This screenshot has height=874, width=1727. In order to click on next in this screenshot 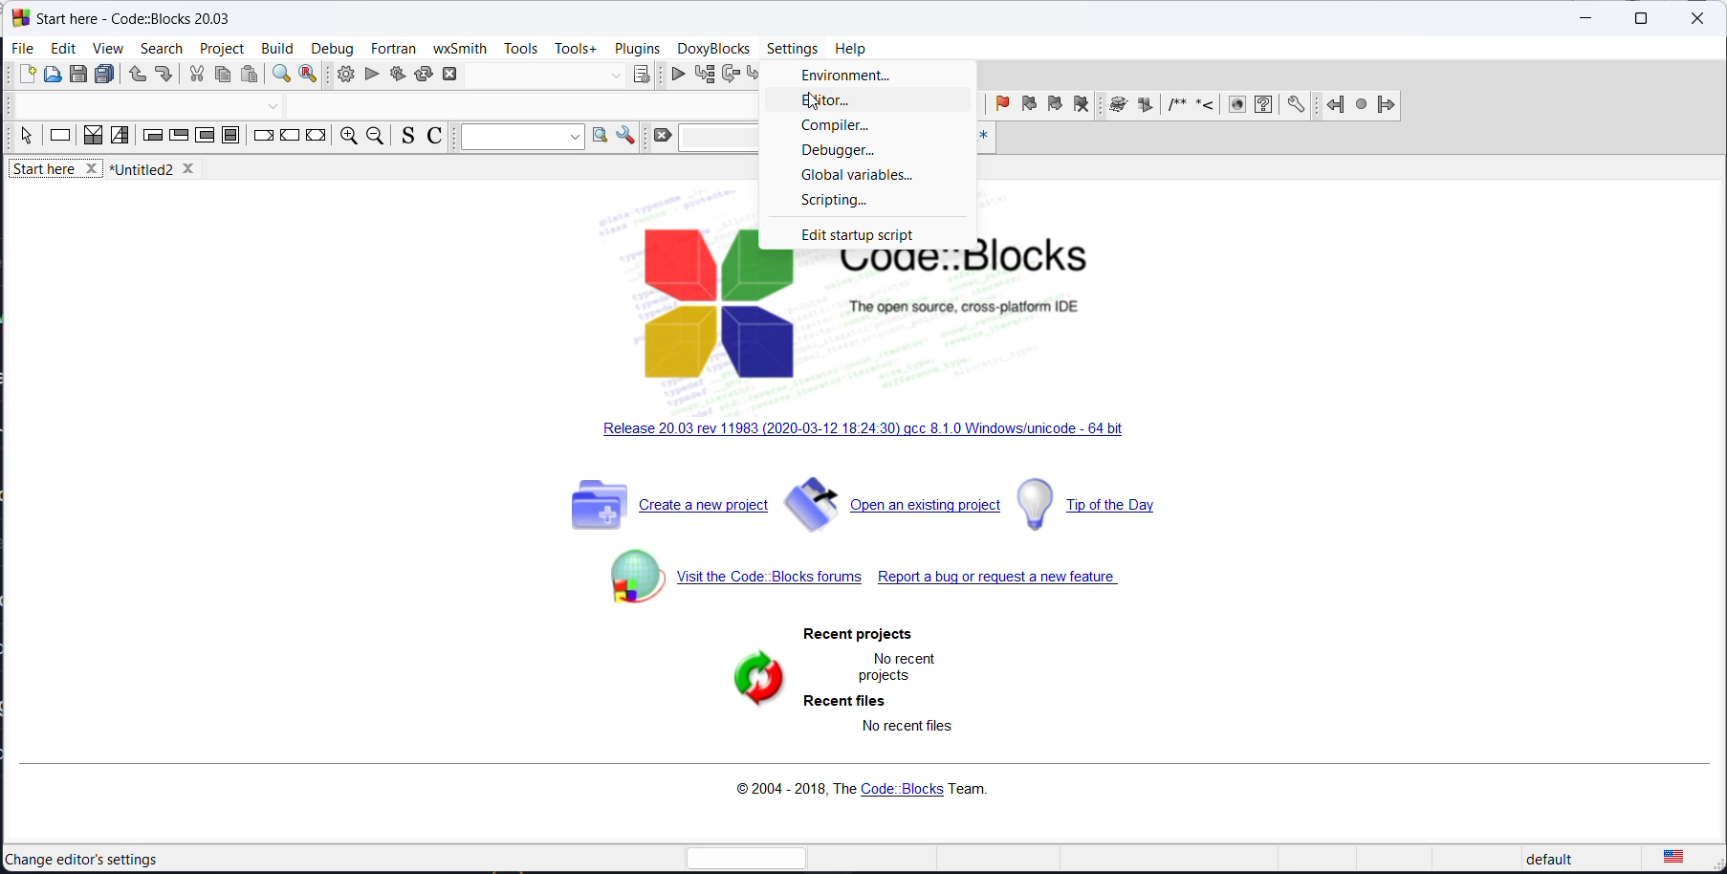, I will do `click(971, 105)`.